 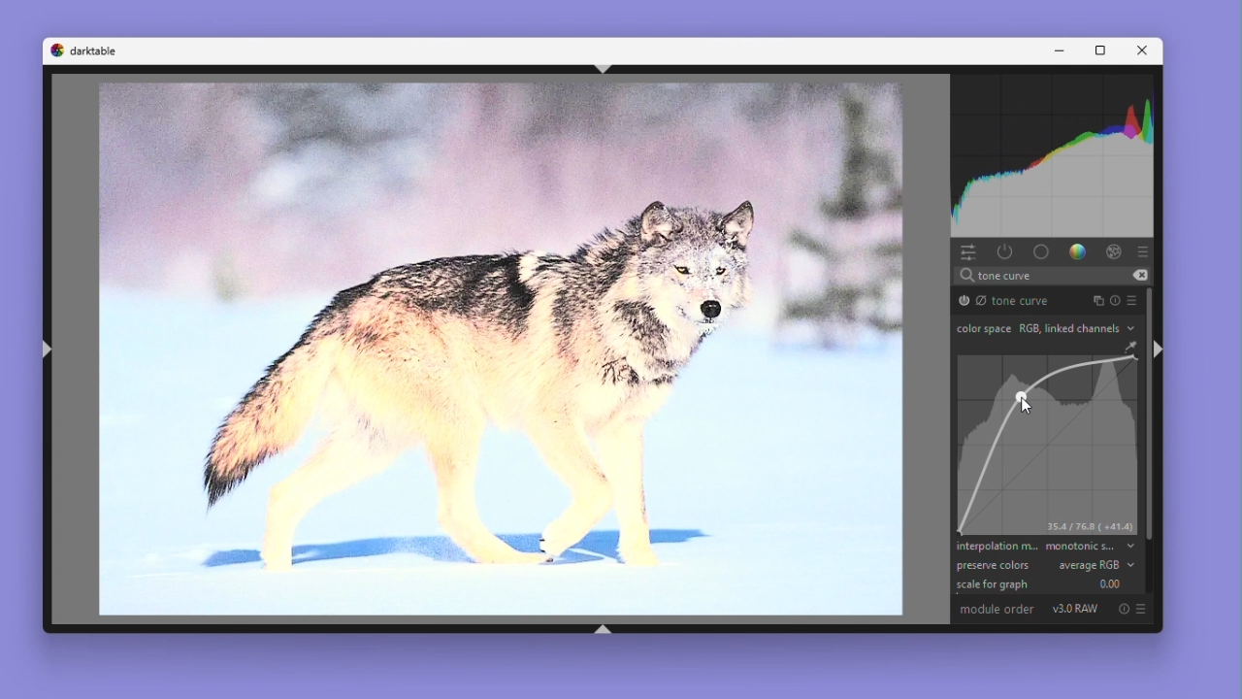 I want to click on erase, so click(x=1139, y=276).